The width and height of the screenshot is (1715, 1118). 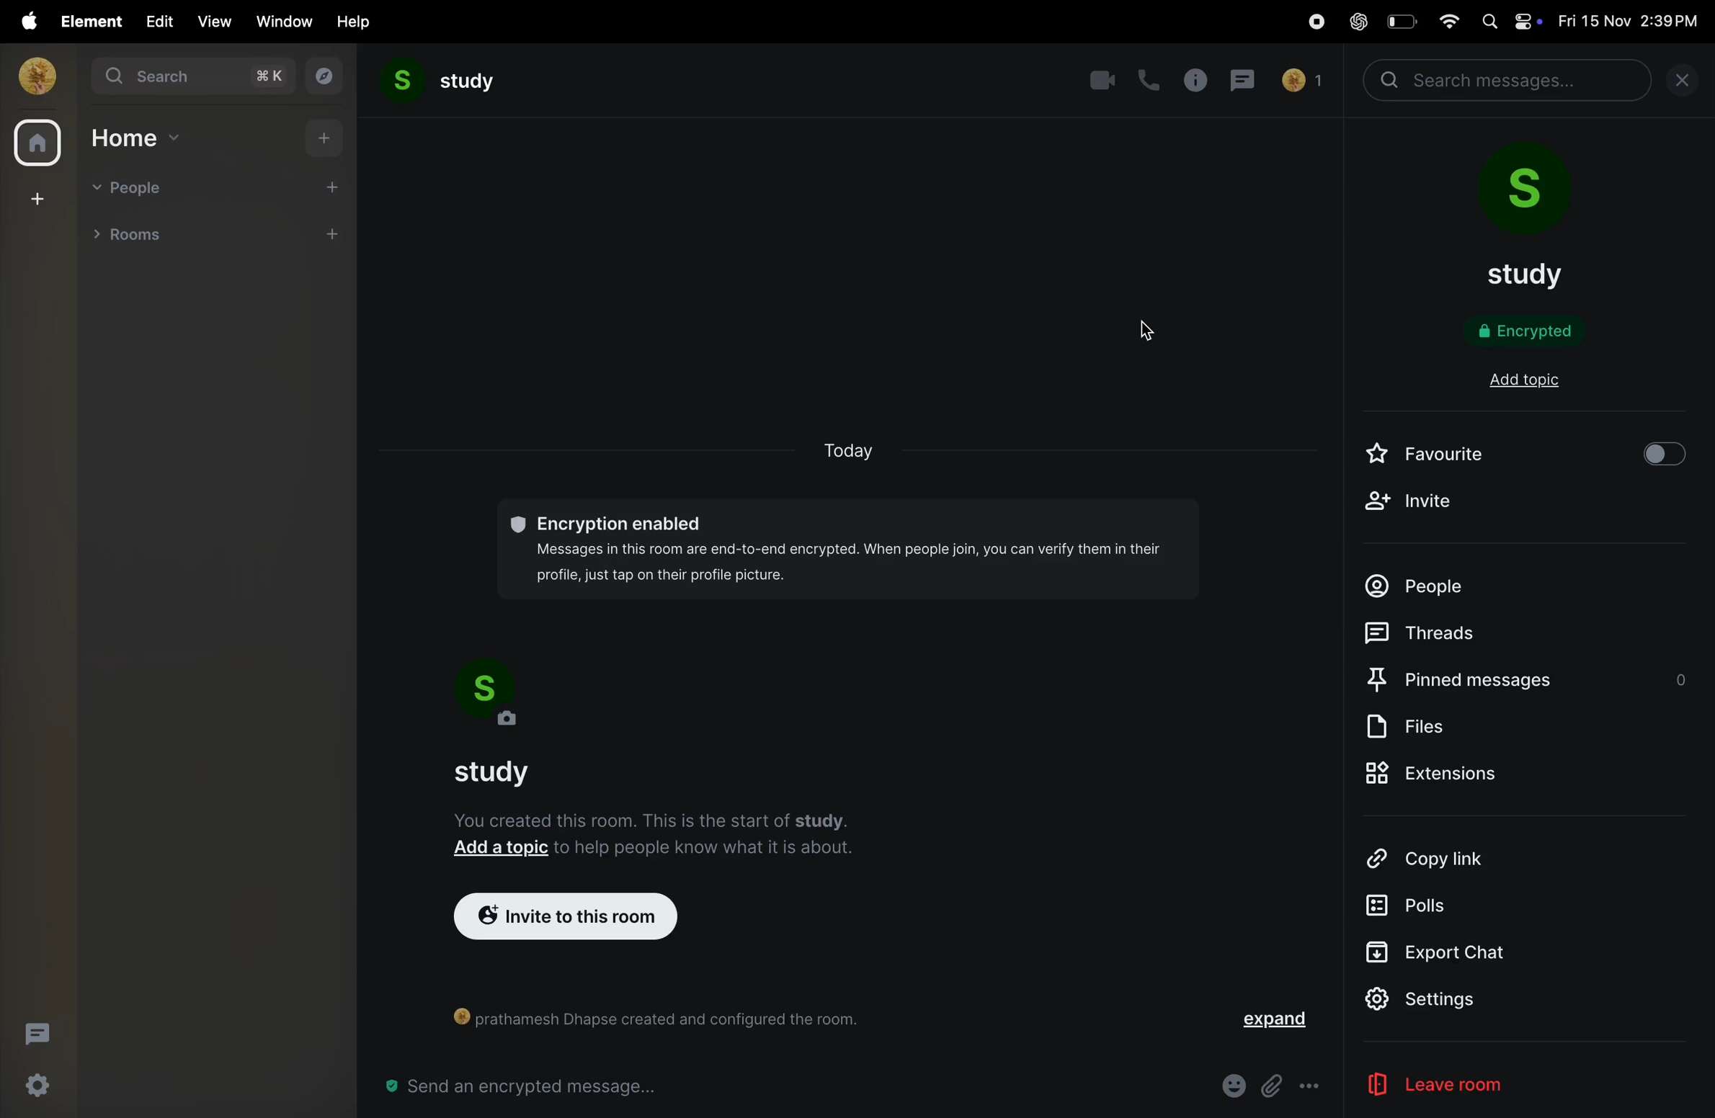 What do you see at coordinates (440, 83) in the screenshot?
I see `study` at bounding box center [440, 83].